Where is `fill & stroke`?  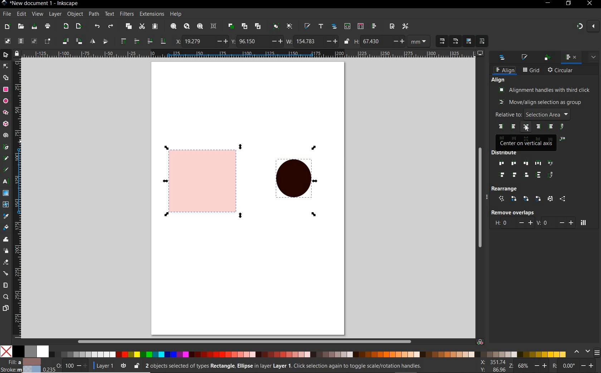
fill & stroke is located at coordinates (526, 57).